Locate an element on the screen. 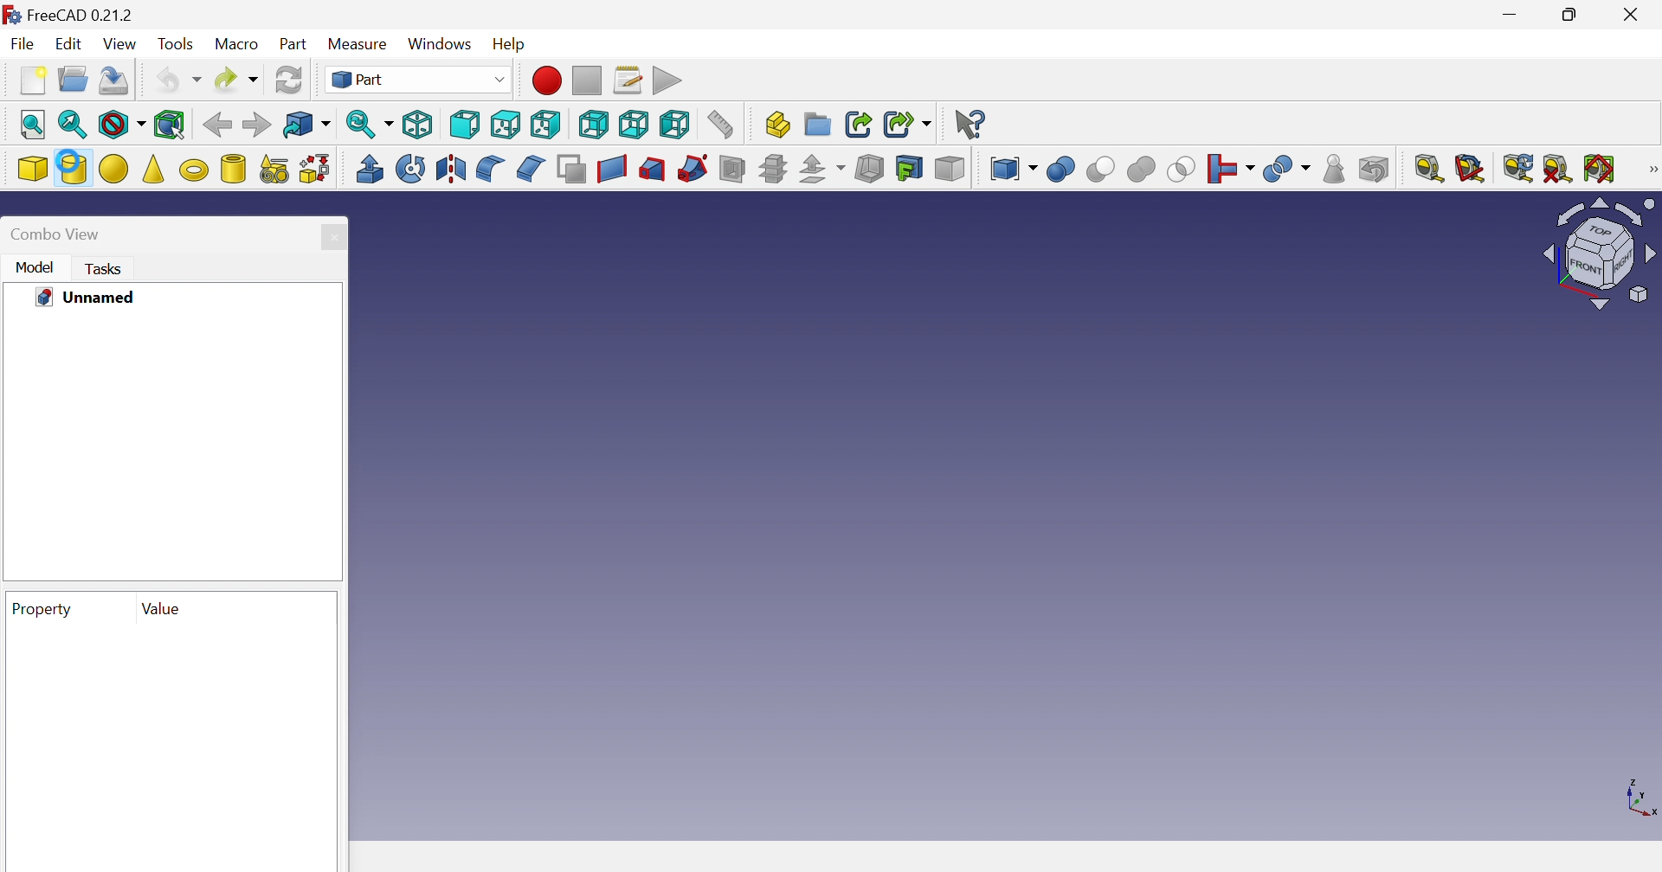 Image resolution: width=1662 pixels, height=872 pixels. Create ruled surface is located at coordinates (611, 170).